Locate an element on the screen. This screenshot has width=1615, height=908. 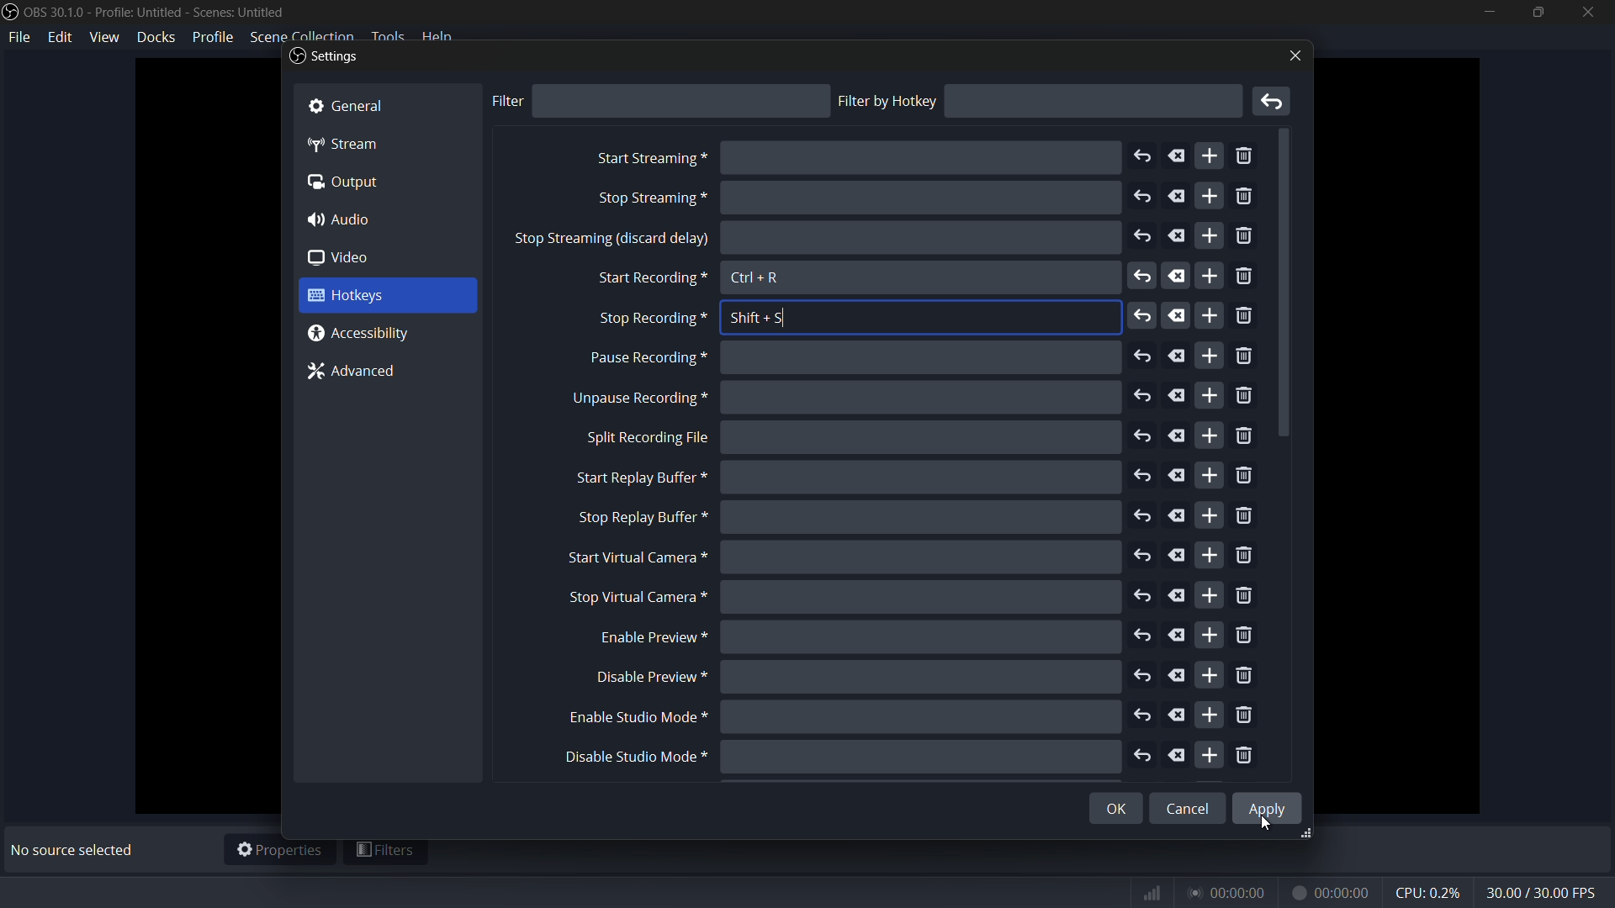
remove is located at coordinates (1247, 636).